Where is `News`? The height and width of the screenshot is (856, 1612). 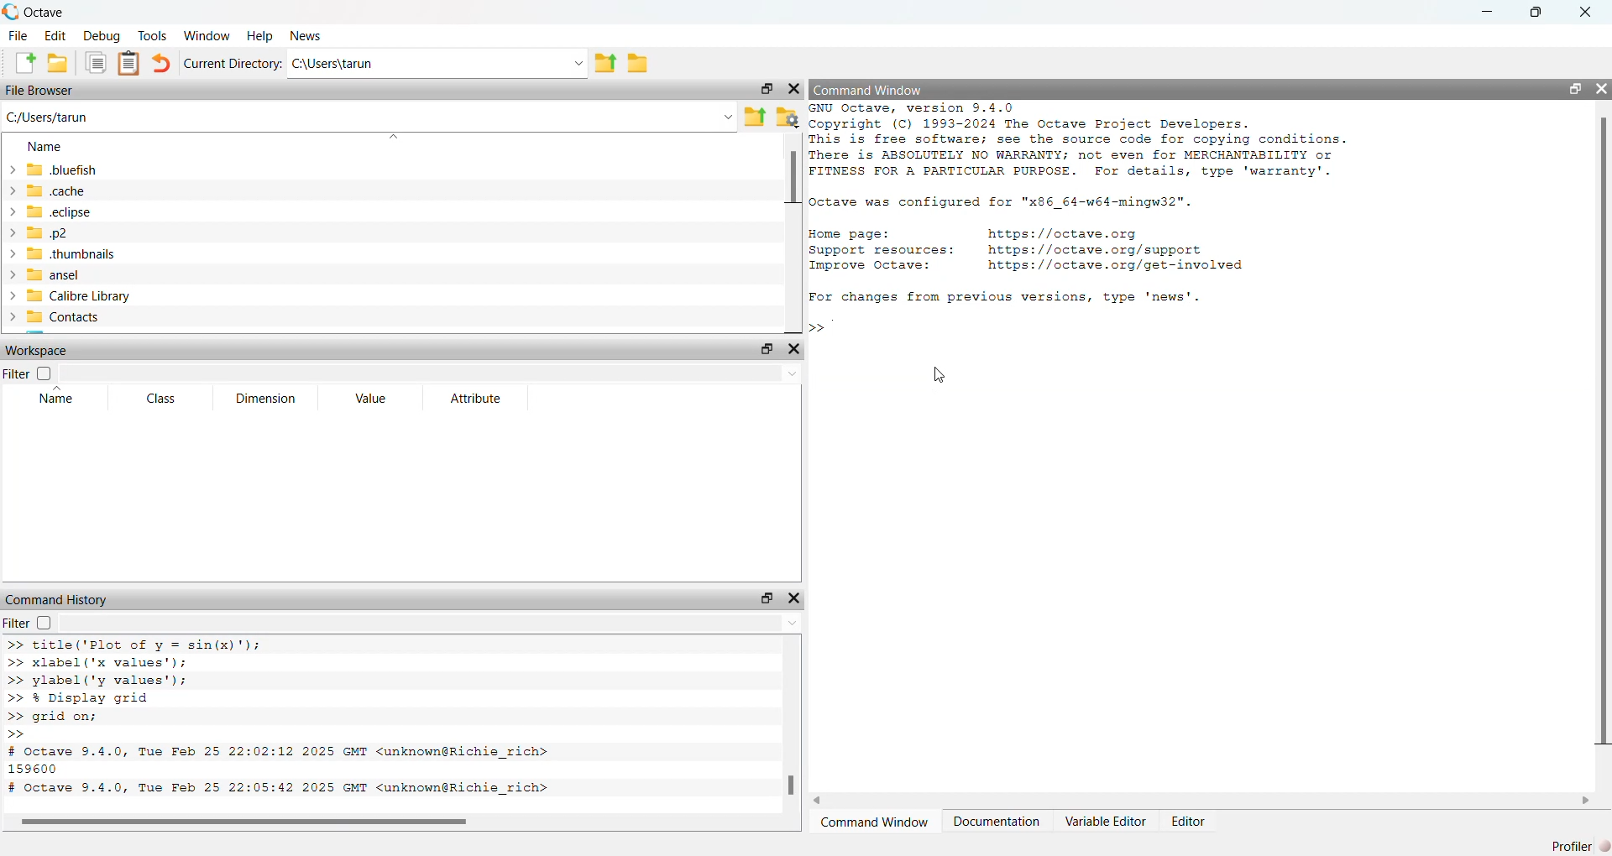 News is located at coordinates (305, 37).